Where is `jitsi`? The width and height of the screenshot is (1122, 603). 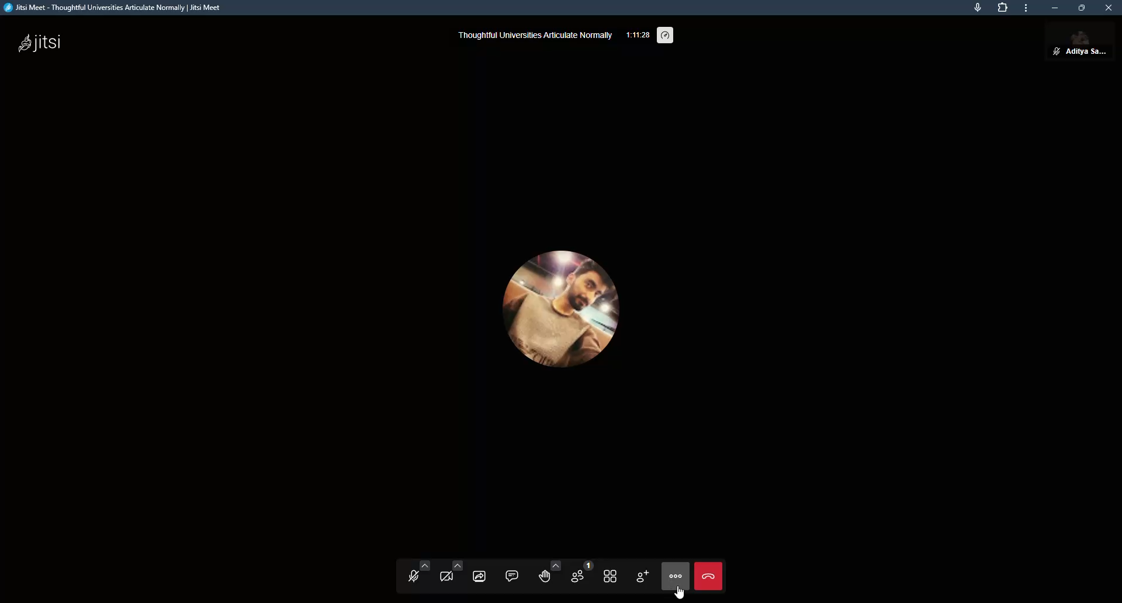 jitsi is located at coordinates (43, 42).